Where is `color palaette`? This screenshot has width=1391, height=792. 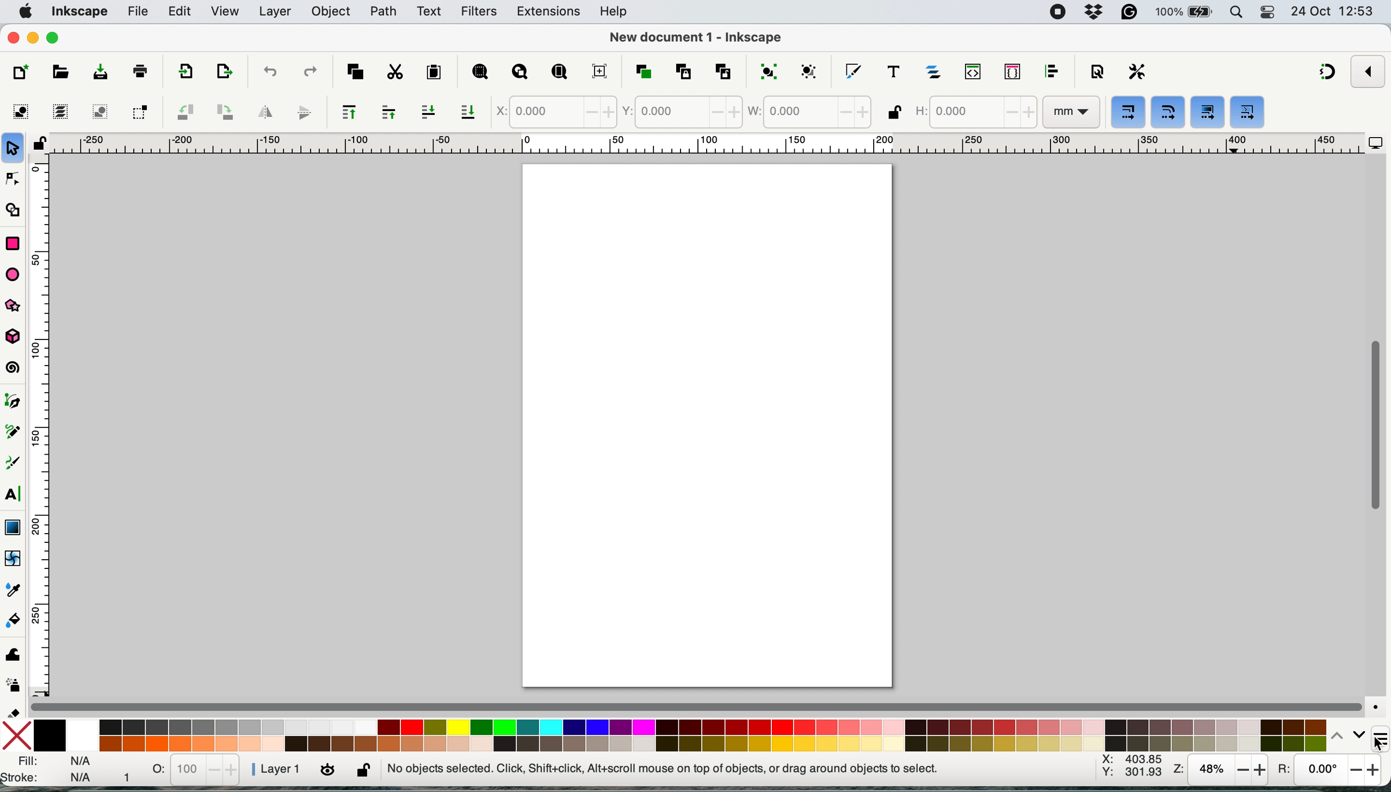 color palaette is located at coordinates (680, 734).